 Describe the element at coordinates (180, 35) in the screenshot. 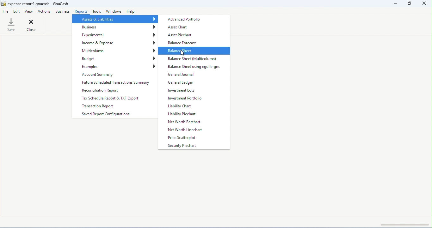

I see `asset piechart` at that location.